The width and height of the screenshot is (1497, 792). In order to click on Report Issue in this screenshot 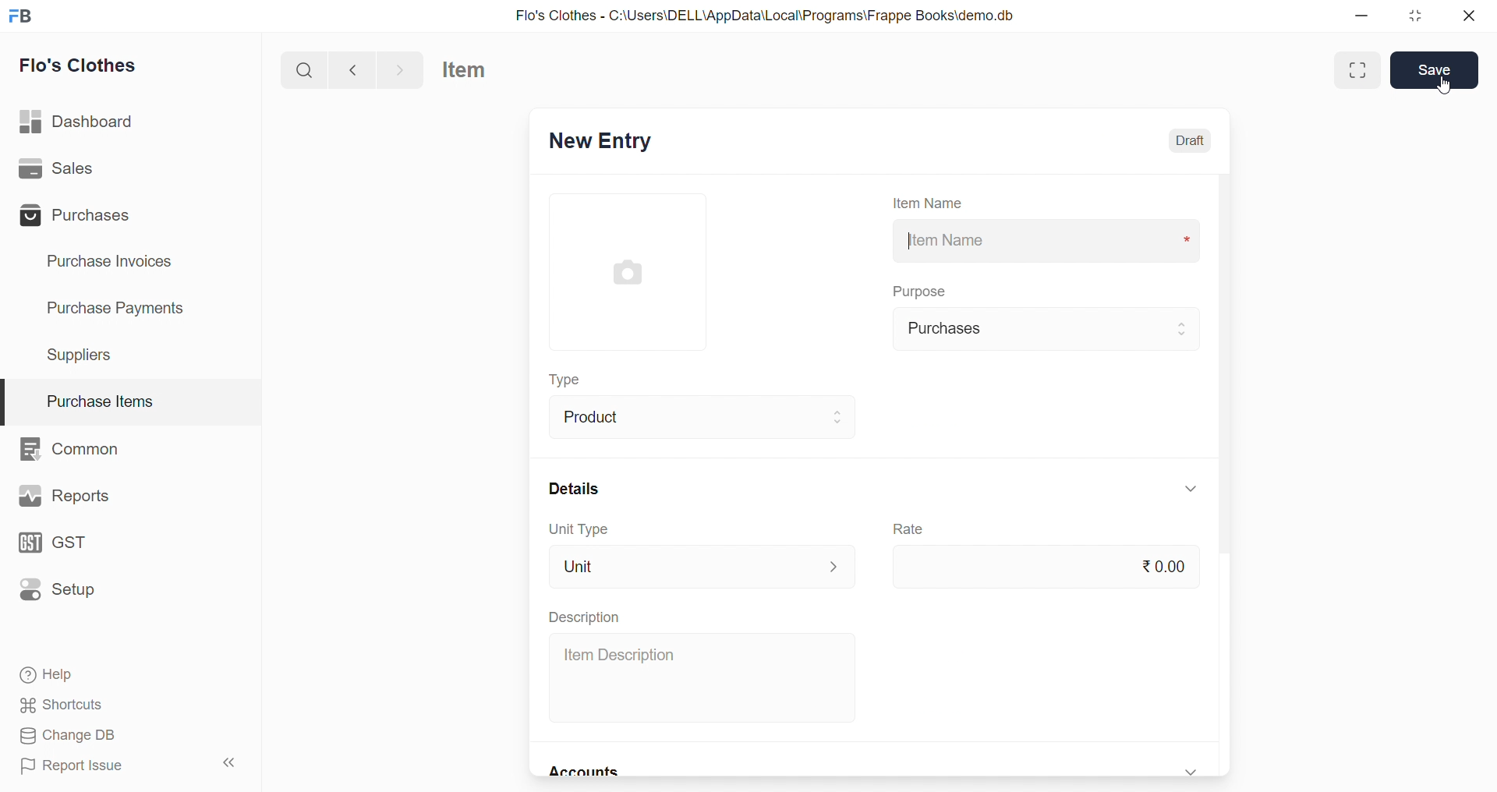, I will do `click(97, 765)`.